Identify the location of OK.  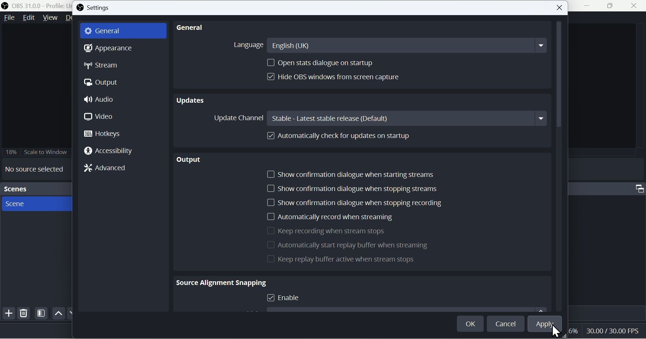
(471, 324).